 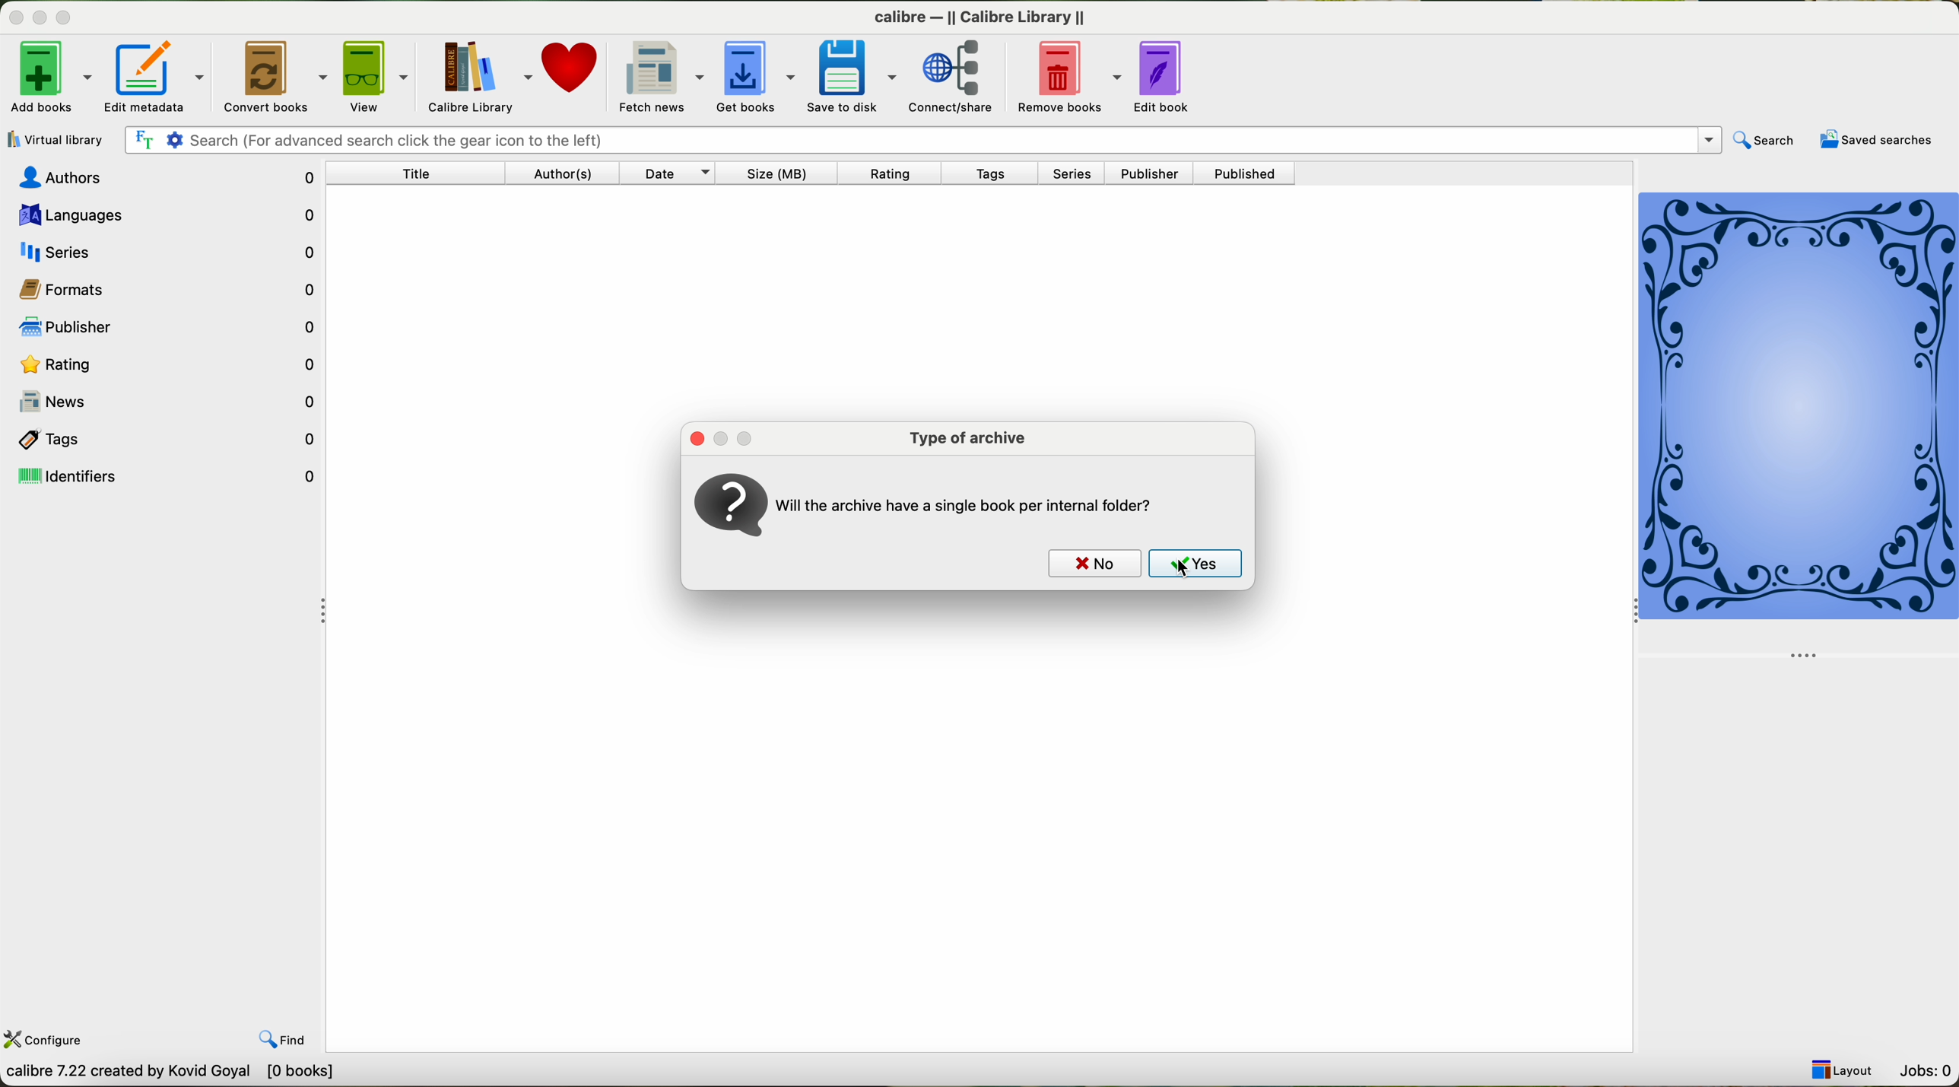 What do you see at coordinates (1800, 424) in the screenshot?
I see `cover book preview` at bounding box center [1800, 424].